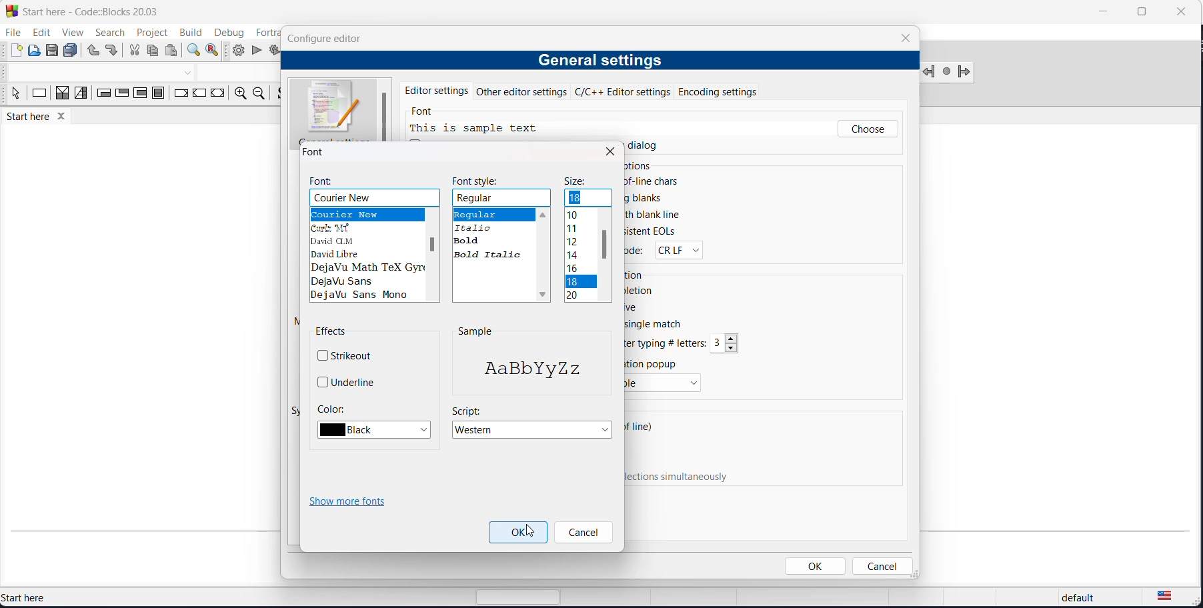  Describe the element at coordinates (121, 95) in the screenshot. I see `exit condition loop` at that location.